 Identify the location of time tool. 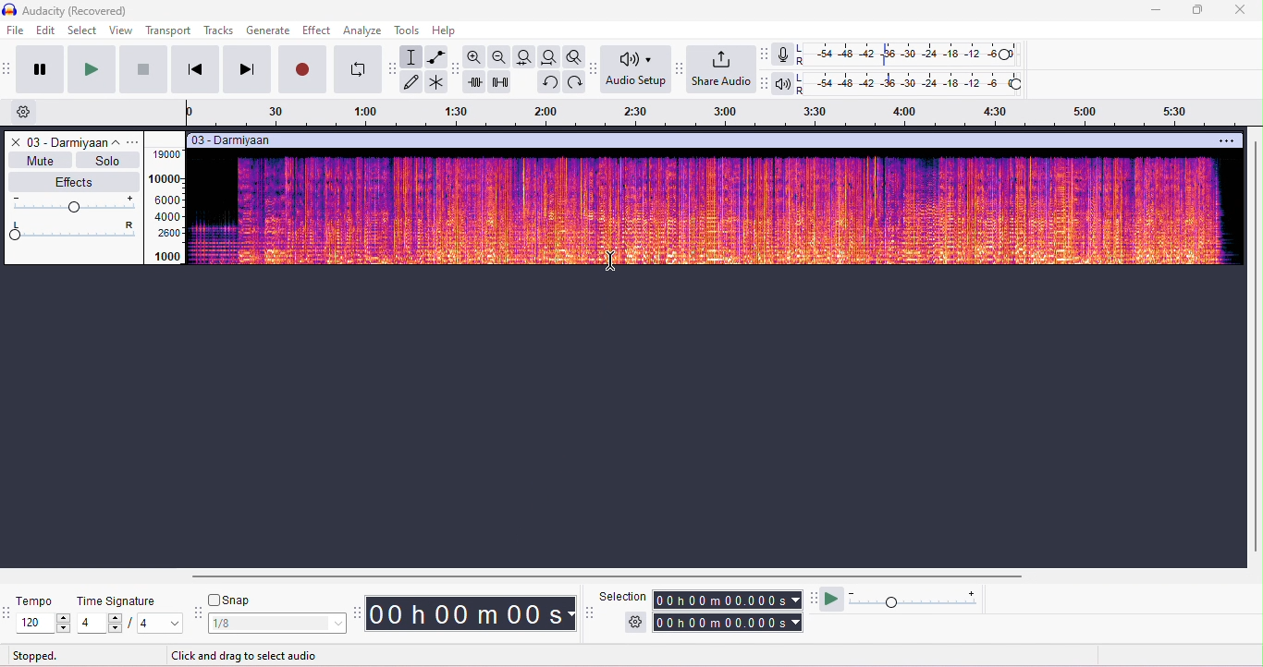
(357, 612).